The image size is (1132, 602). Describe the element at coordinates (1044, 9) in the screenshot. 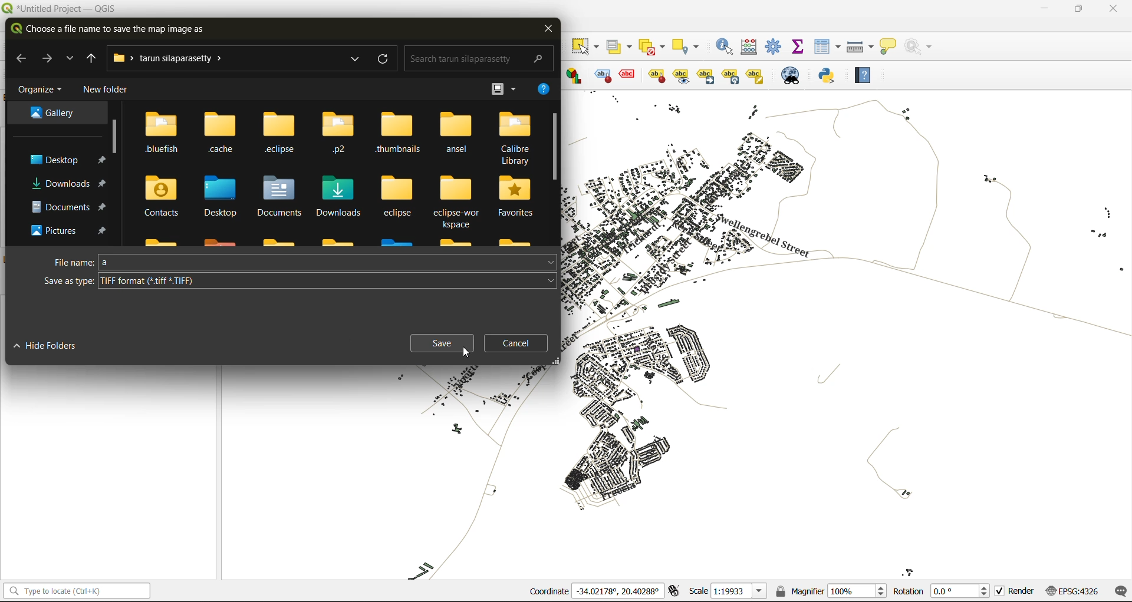

I see `minimize` at that location.